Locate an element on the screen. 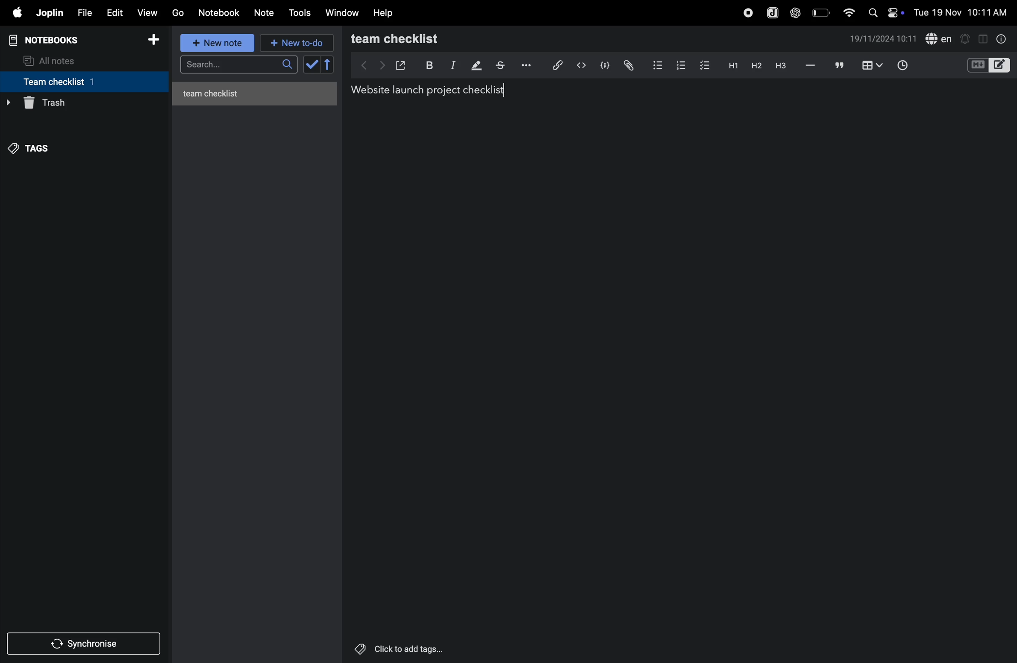 The height and width of the screenshot is (663, 1017). chat gpt is located at coordinates (794, 12).